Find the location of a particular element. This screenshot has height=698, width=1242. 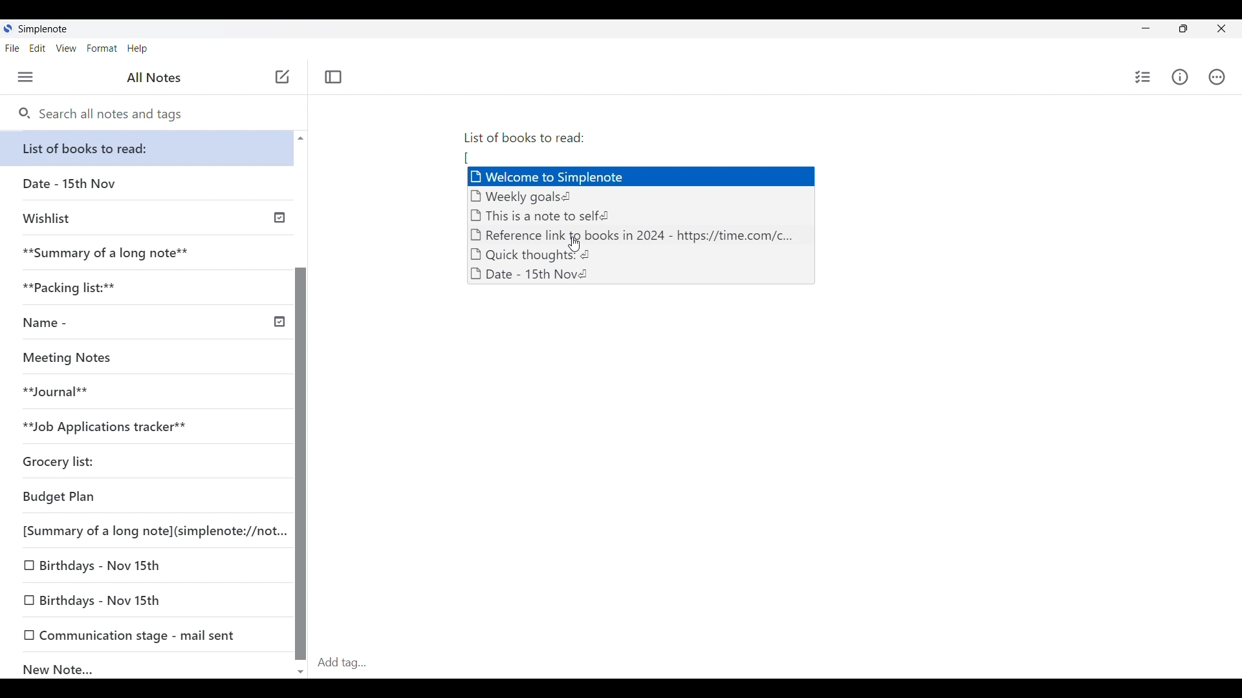

Resize is located at coordinates (1179, 30).